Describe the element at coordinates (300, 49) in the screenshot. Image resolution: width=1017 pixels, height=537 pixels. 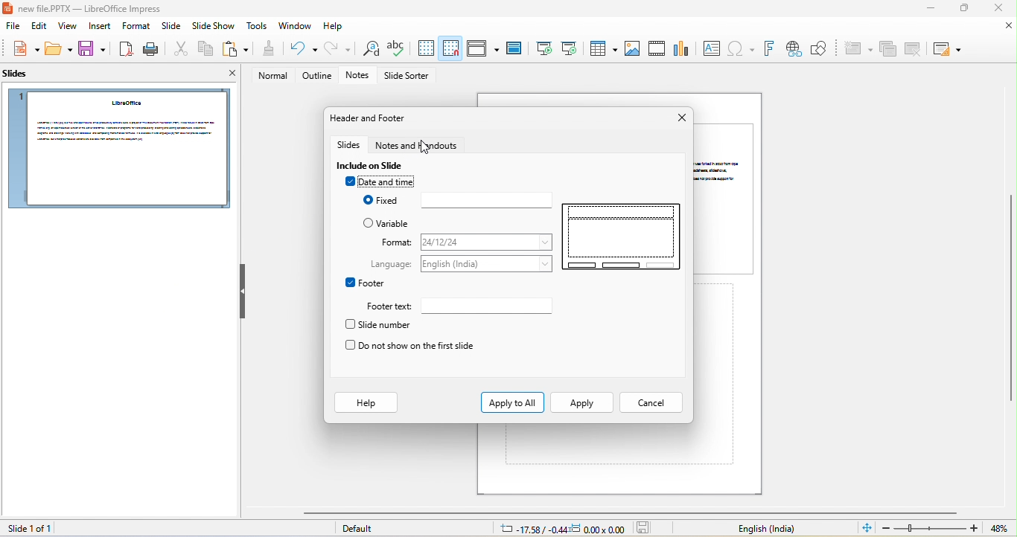
I see `undo` at that location.